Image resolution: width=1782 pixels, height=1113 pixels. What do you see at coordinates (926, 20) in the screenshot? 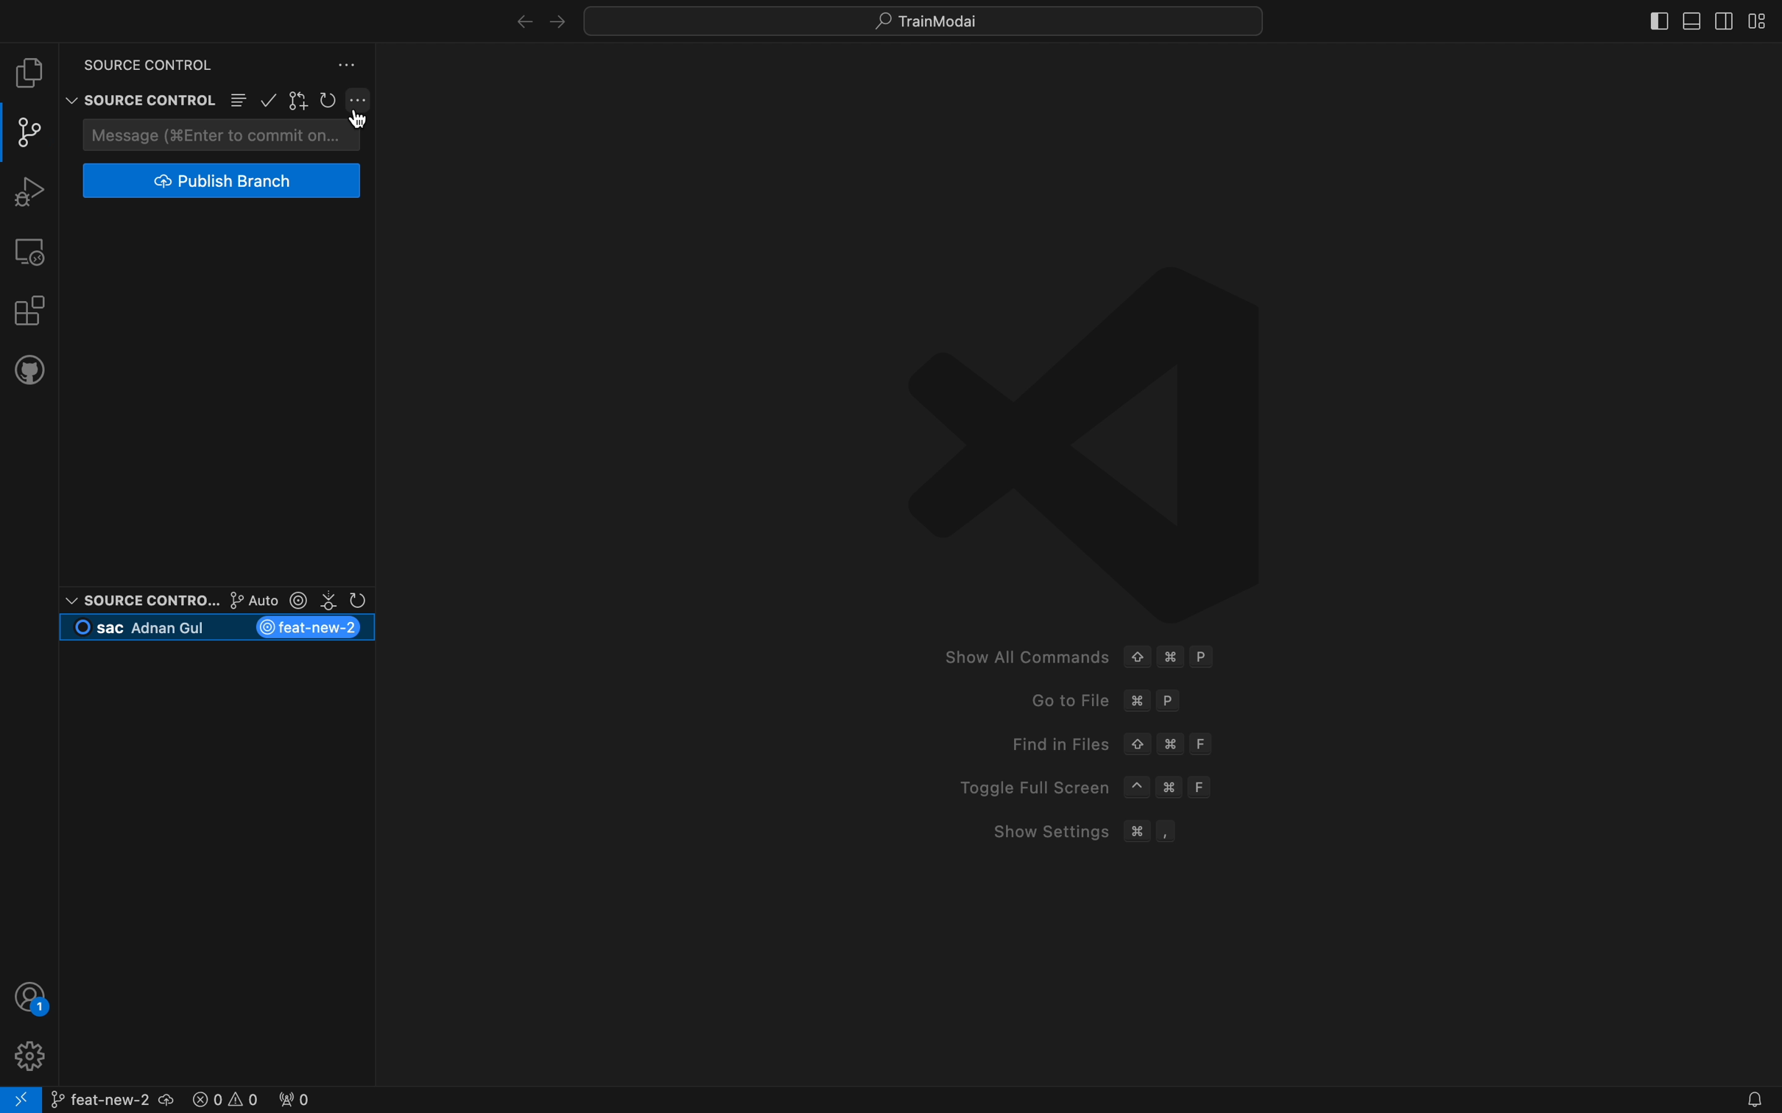
I see `quick menus` at bounding box center [926, 20].